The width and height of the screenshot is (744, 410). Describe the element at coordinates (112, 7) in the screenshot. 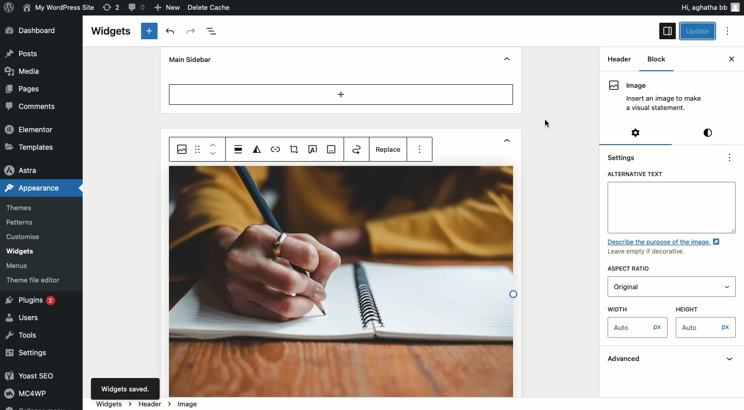

I see `Revision` at that location.